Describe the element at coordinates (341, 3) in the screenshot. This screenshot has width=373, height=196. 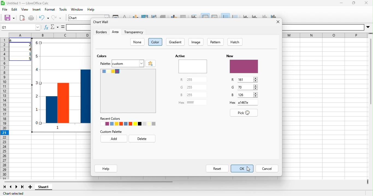
I see `minimize` at that location.